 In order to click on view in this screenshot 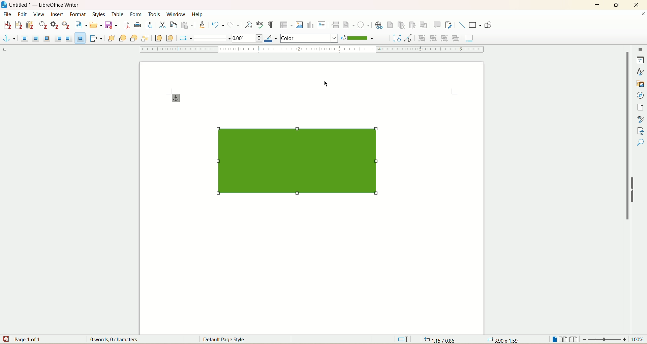, I will do `click(39, 14)`.